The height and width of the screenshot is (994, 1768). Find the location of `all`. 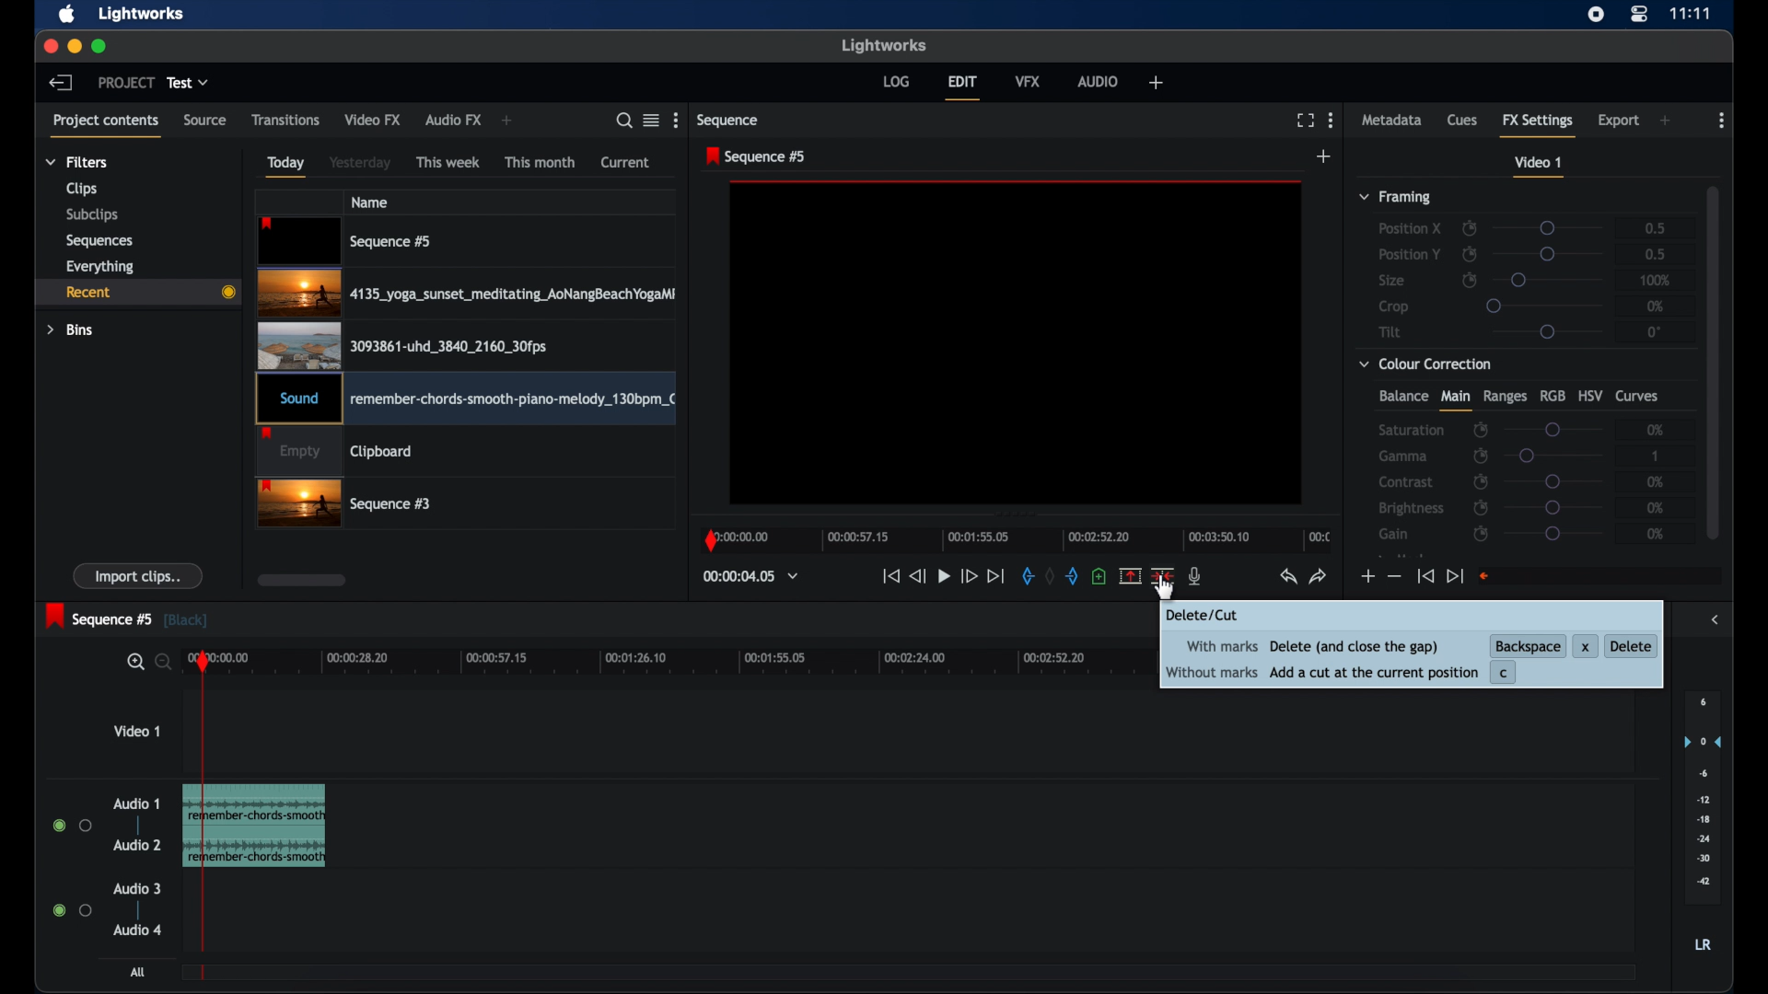

all is located at coordinates (138, 972).